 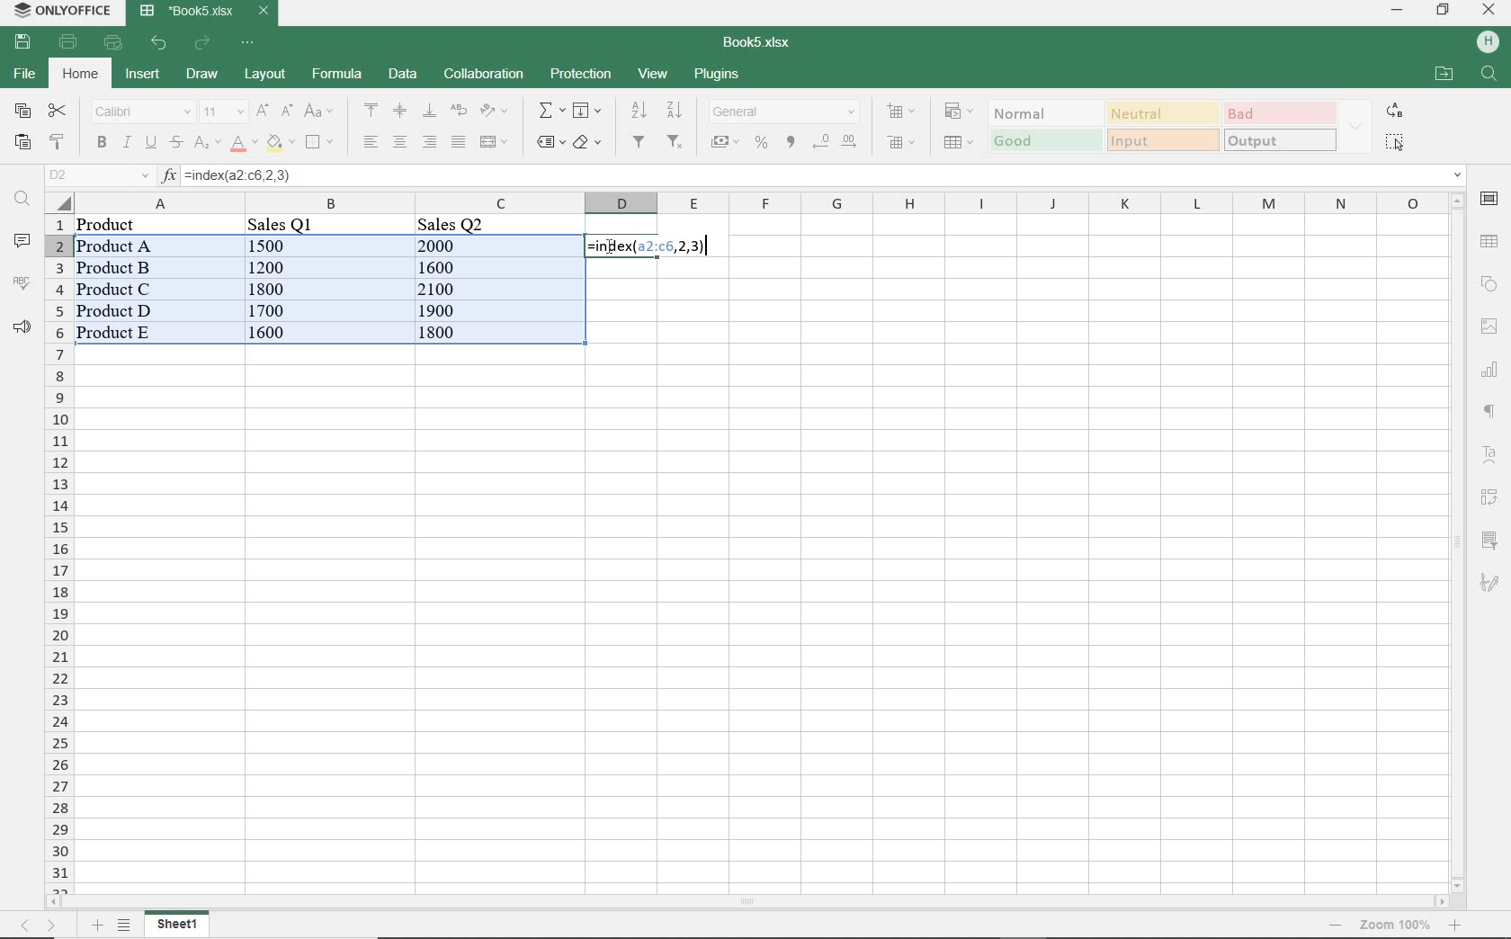 I want to click on signature, so click(x=1489, y=585).